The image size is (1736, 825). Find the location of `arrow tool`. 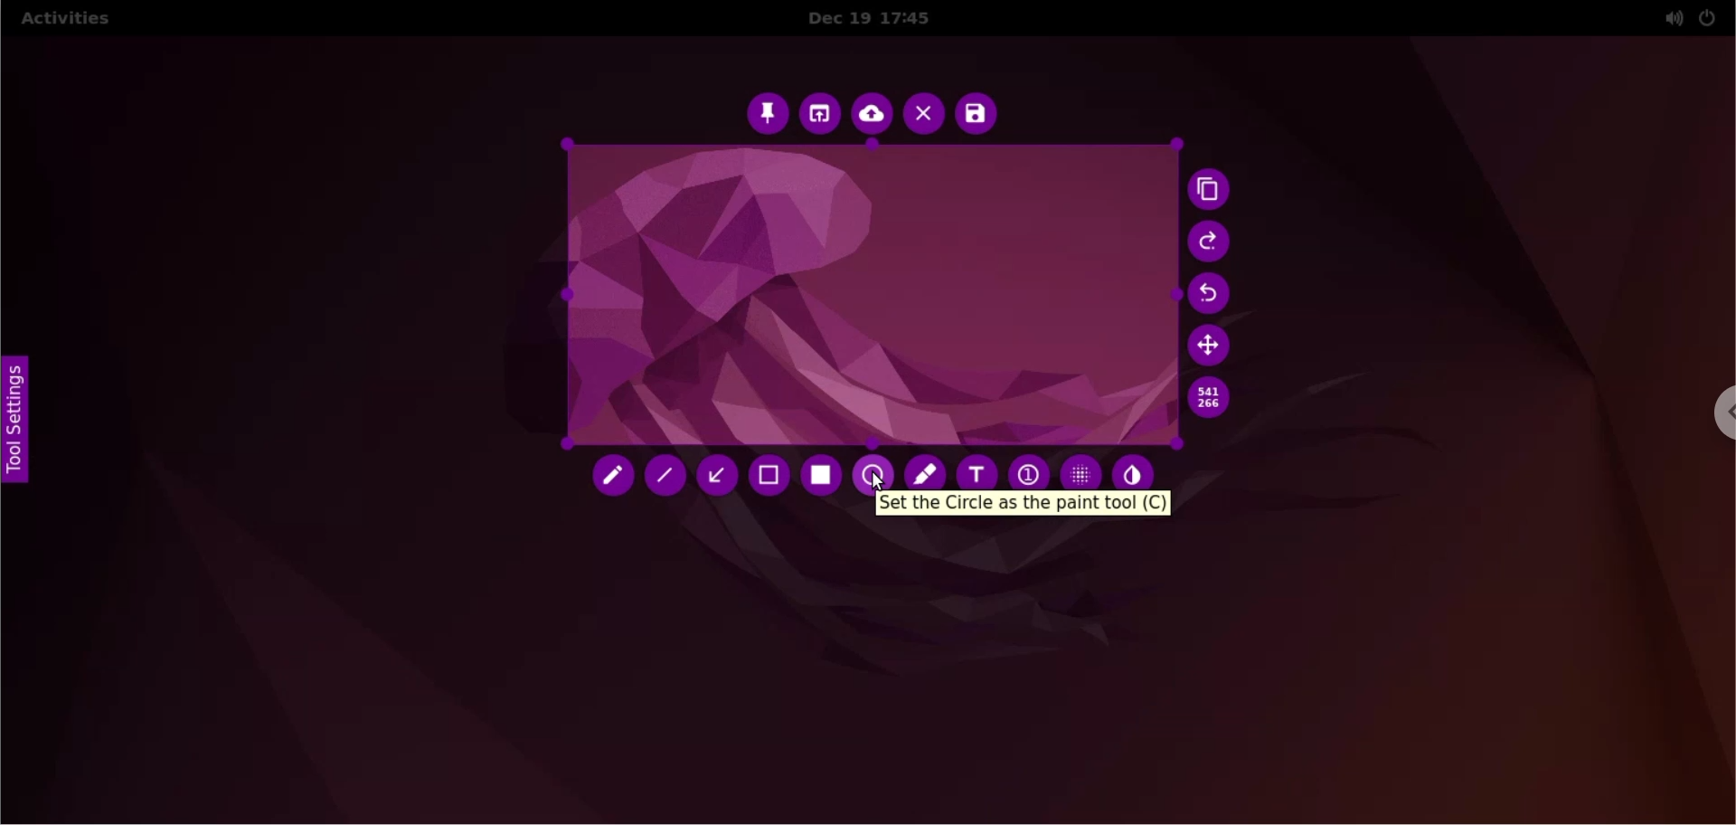

arrow tool is located at coordinates (720, 476).